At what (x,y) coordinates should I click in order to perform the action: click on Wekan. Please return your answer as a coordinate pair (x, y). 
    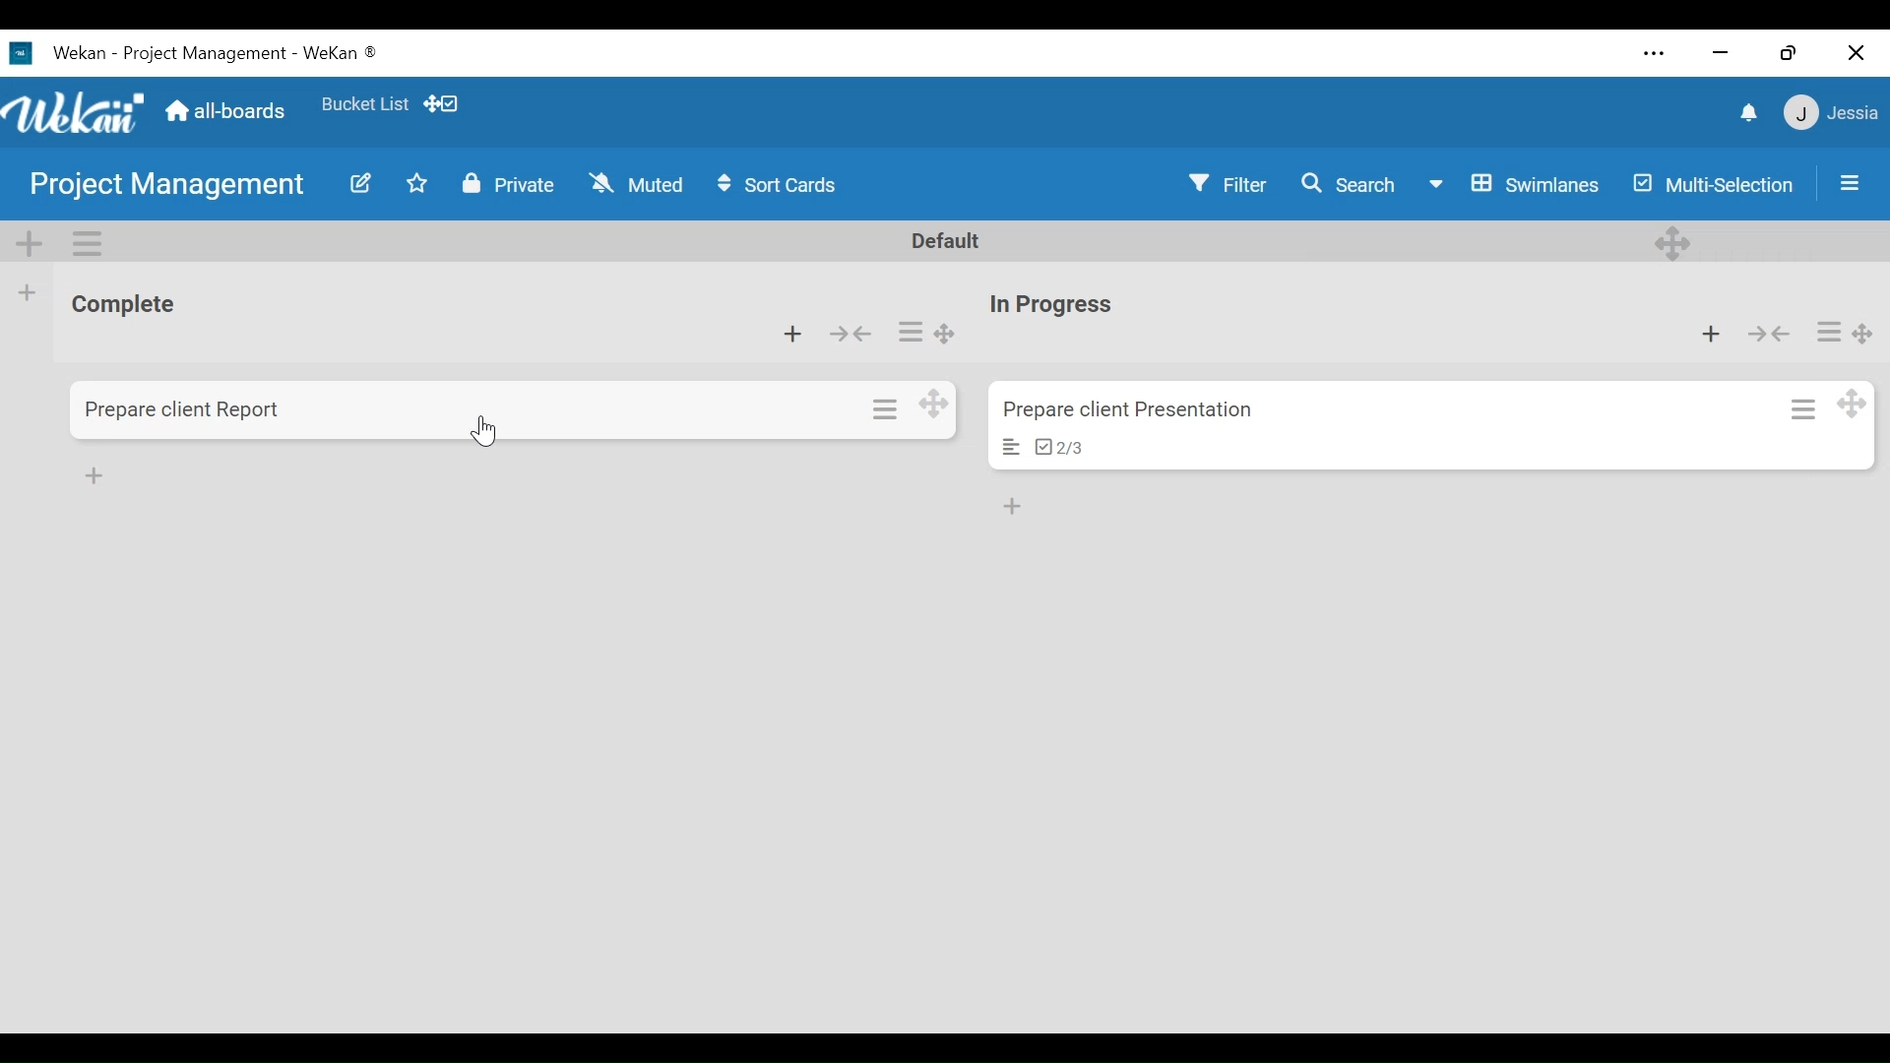
    Looking at the image, I should click on (62, 55).